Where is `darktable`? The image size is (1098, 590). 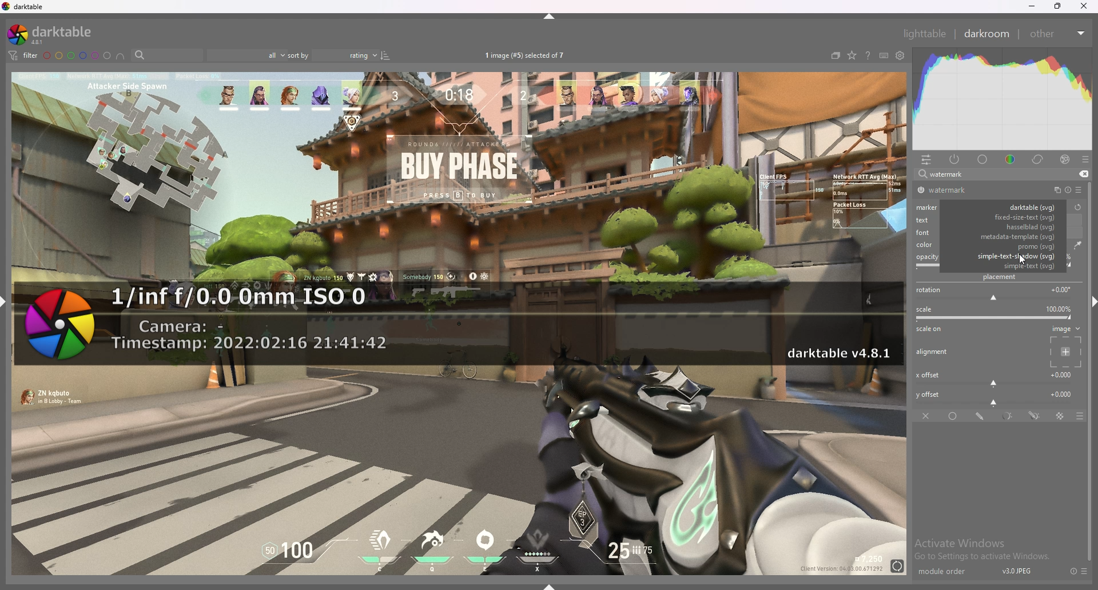 darktable is located at coordinates (54, 34).